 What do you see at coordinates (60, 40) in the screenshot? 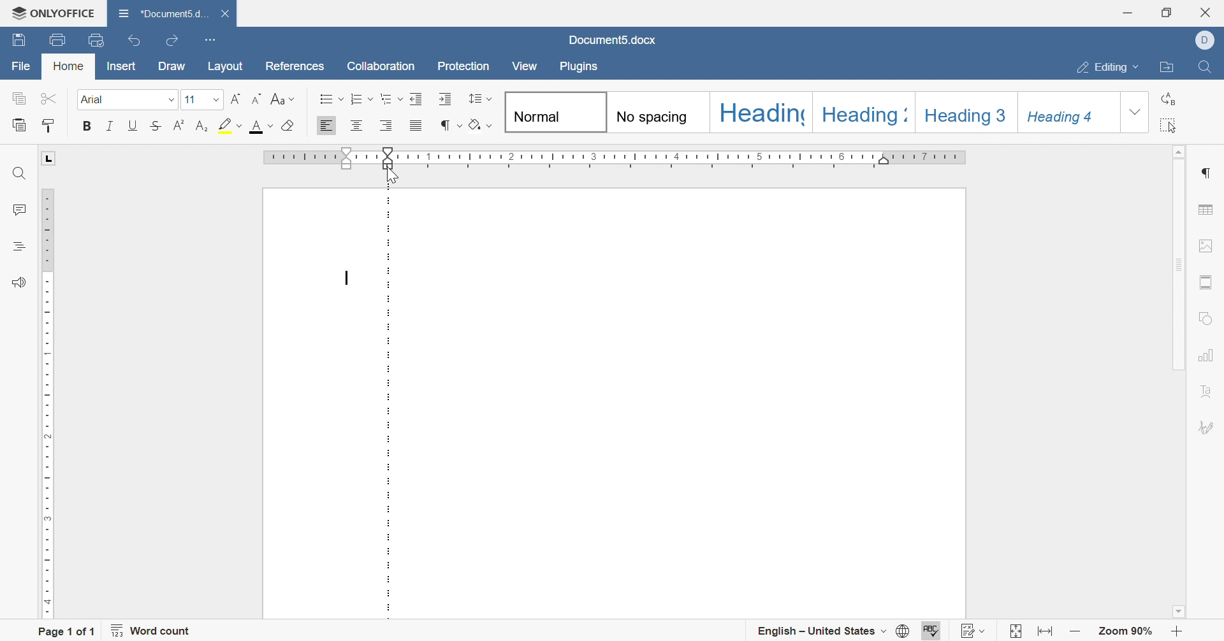
I see `print` at bounding box center [60, 40].